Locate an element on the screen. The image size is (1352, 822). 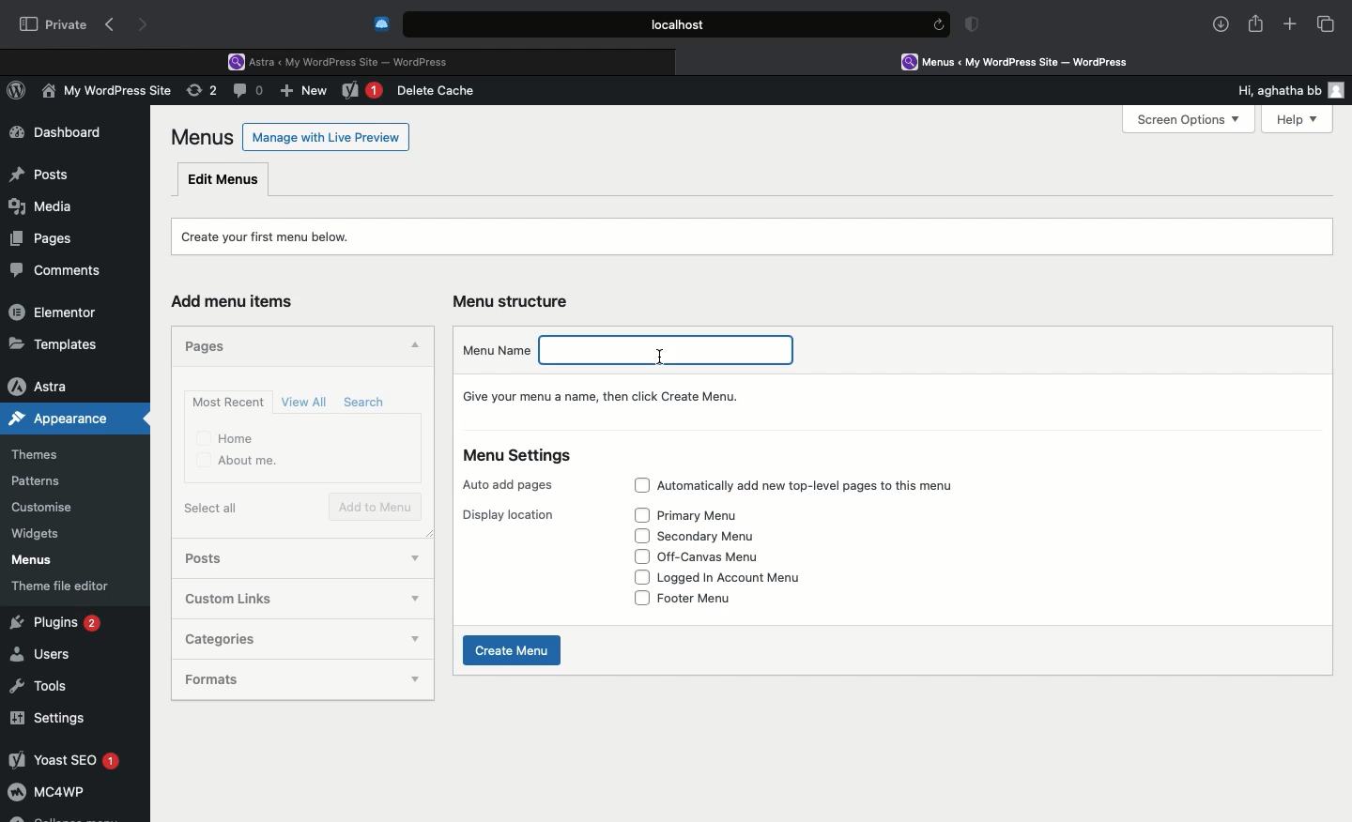
Menu structure is located at coordinates (515, 301).